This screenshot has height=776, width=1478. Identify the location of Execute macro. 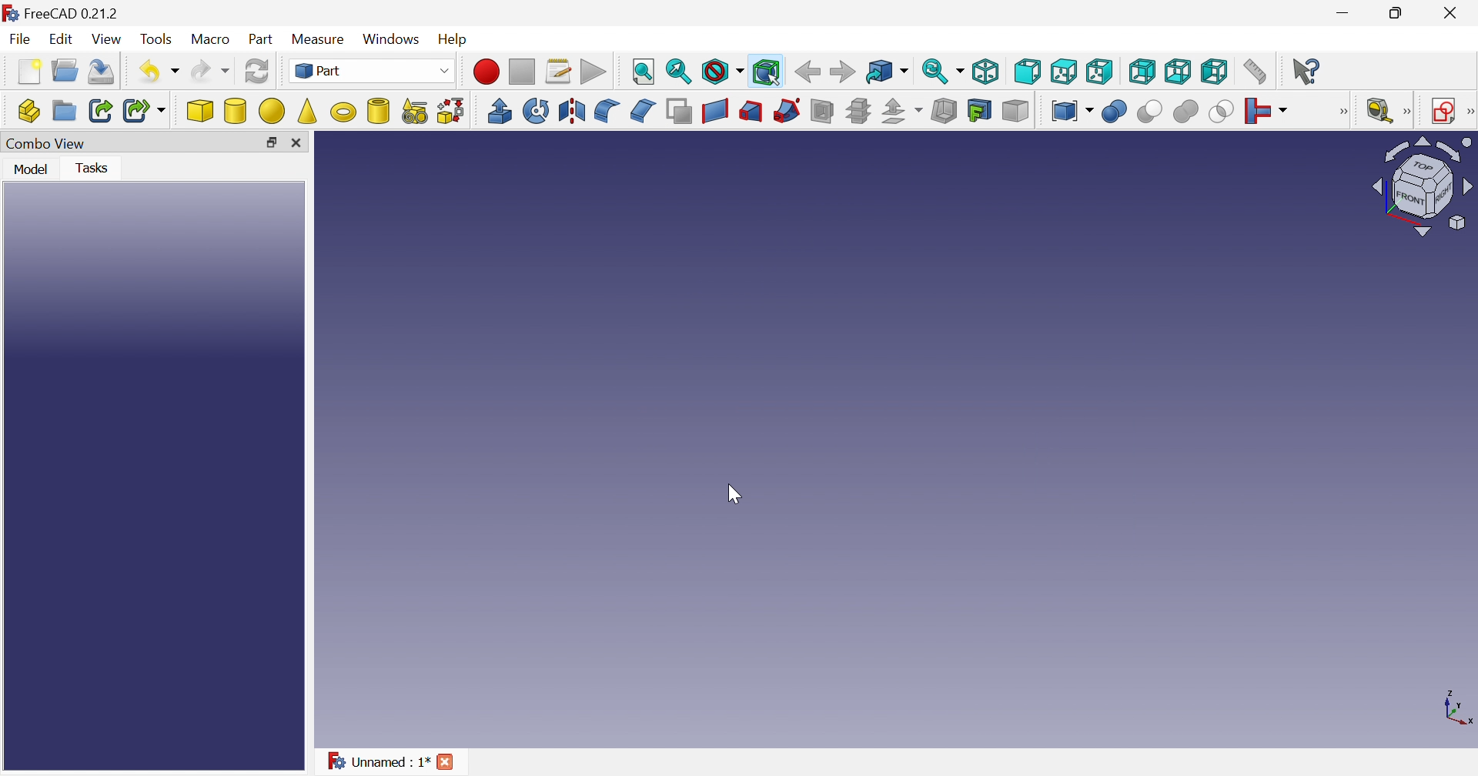
(594, 72).